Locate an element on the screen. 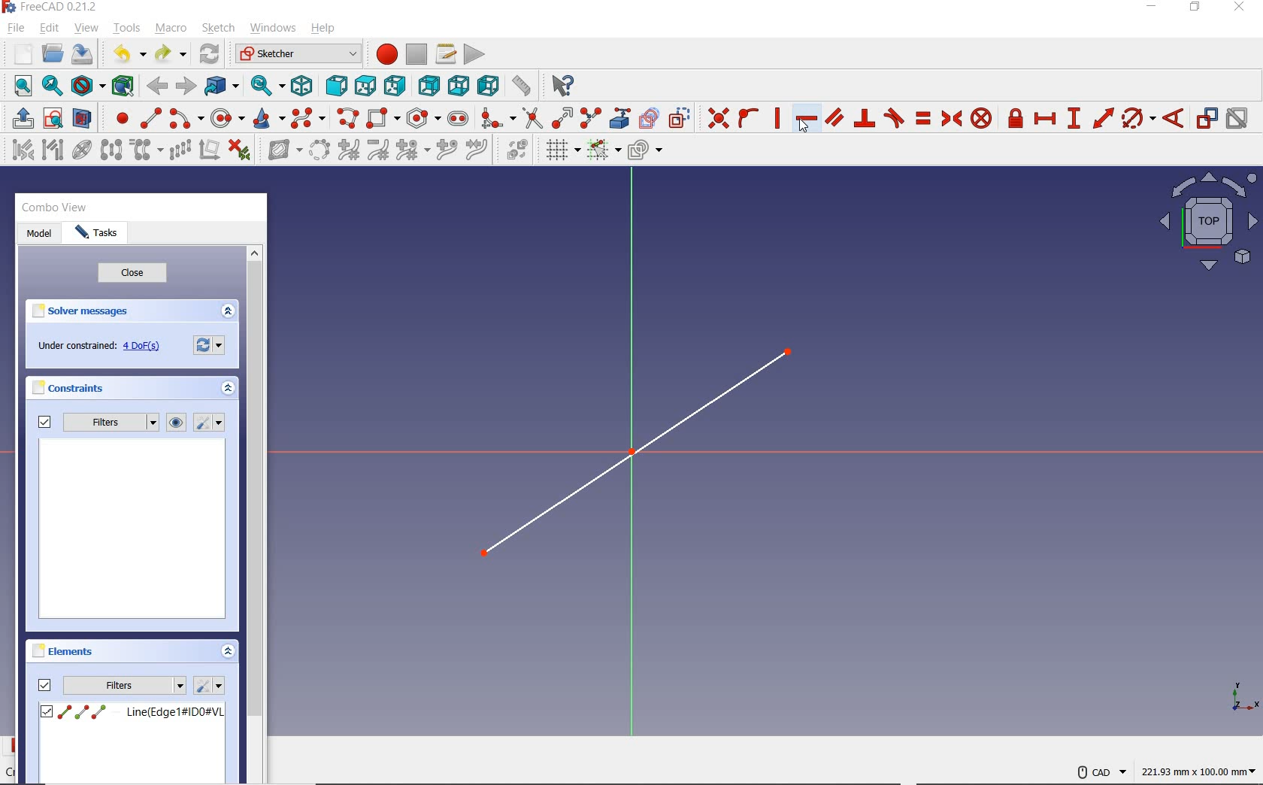  RIGHT is located at coordinates (395, 85).